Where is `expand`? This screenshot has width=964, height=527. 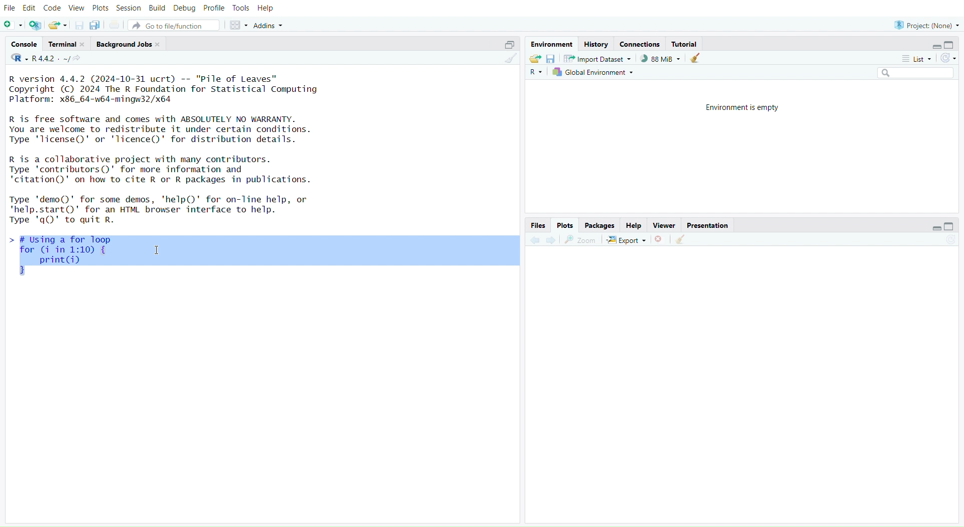 expand is located at coordinates (935, 47).